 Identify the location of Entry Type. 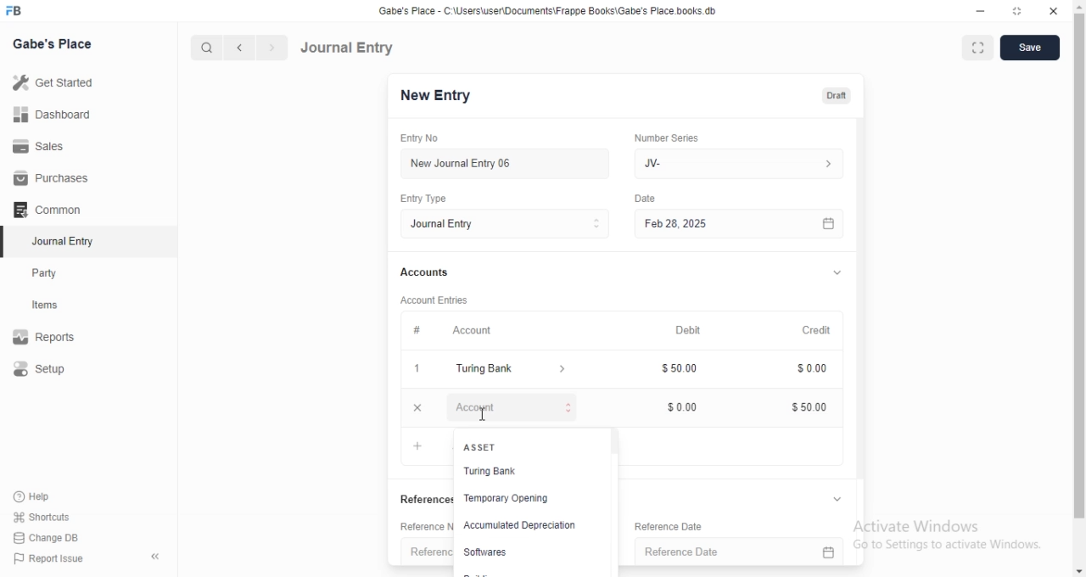
(436, 198).